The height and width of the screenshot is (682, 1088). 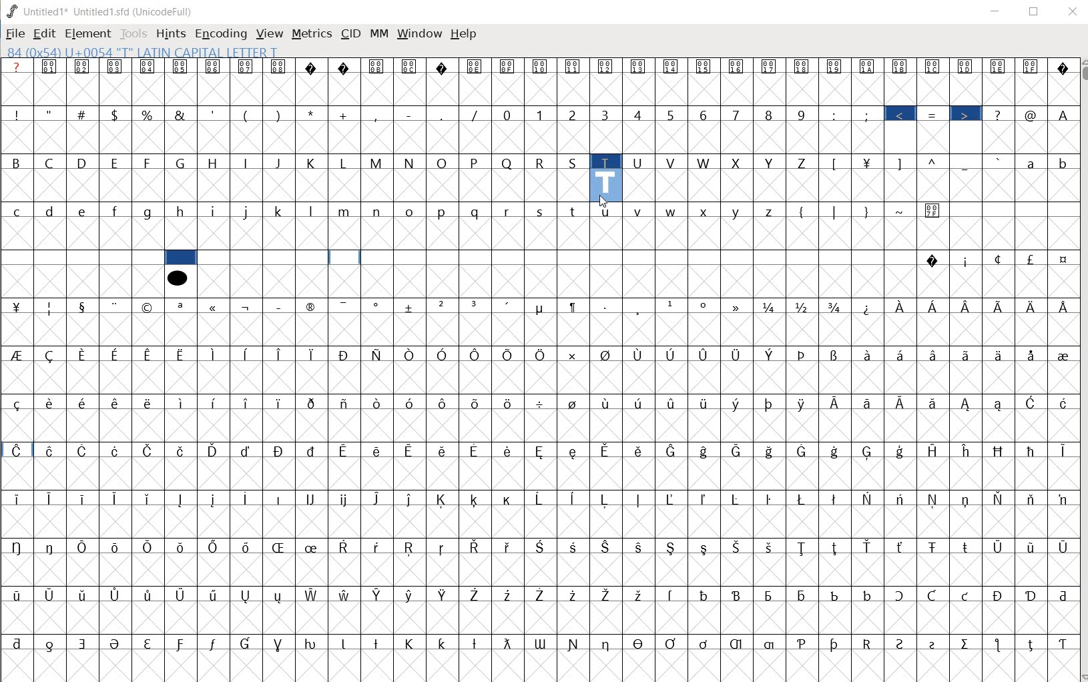 What do you see at coordinates (347, 450) in the screenshot?
I see `Symbol` at bounding box center [347, 450].